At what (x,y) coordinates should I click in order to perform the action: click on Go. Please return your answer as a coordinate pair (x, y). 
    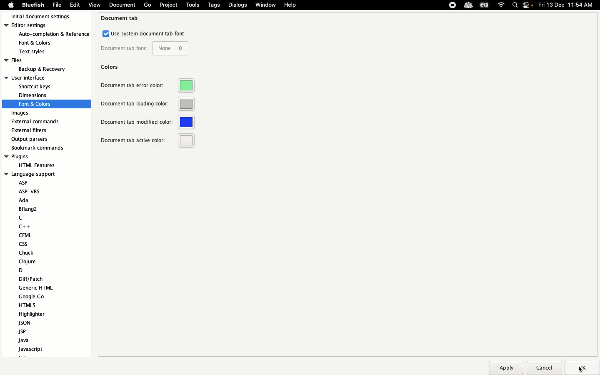
    Looking at the image, I should click on (147, 5).